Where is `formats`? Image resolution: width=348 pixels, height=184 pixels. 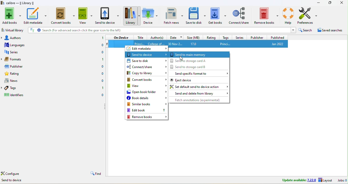 formats is located at coordinates (16, 59).